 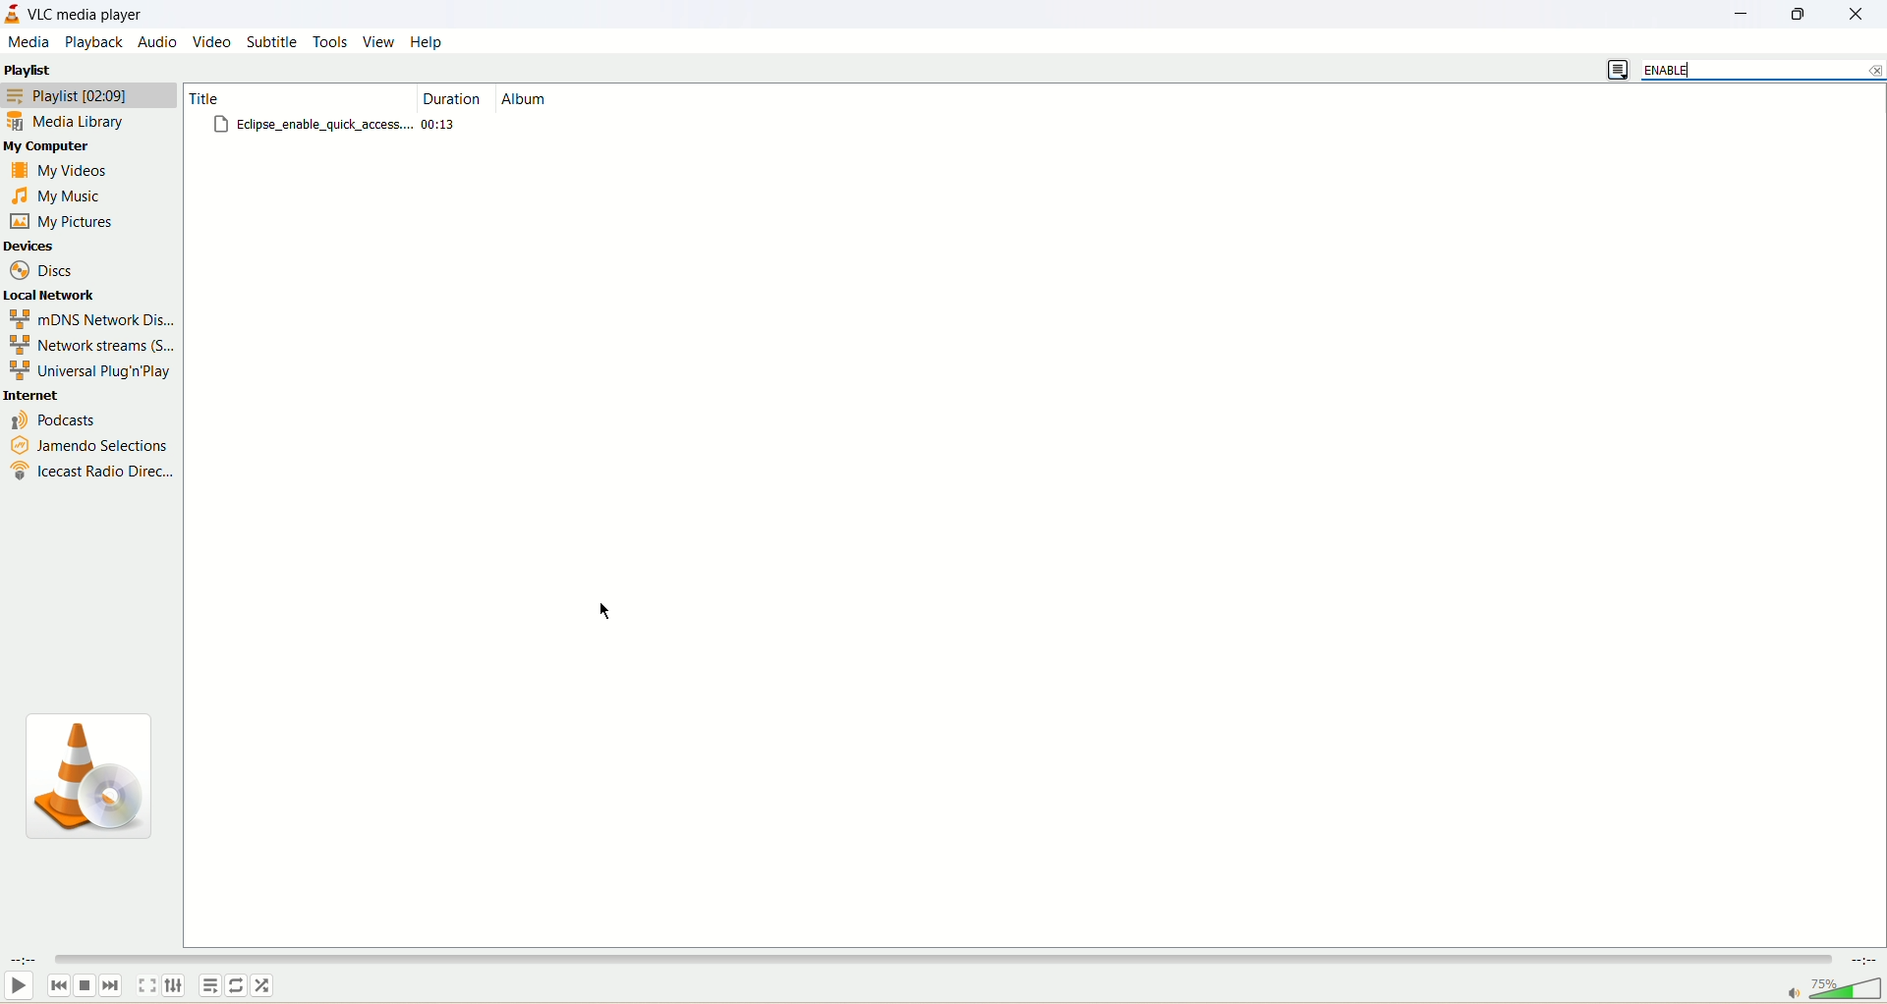 I want to click on Jamendo selections, so click(x=87, y=445).